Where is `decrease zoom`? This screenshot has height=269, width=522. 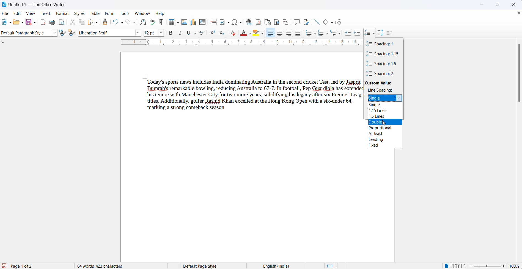 decrease zoom is located at coordinates (472, 266).